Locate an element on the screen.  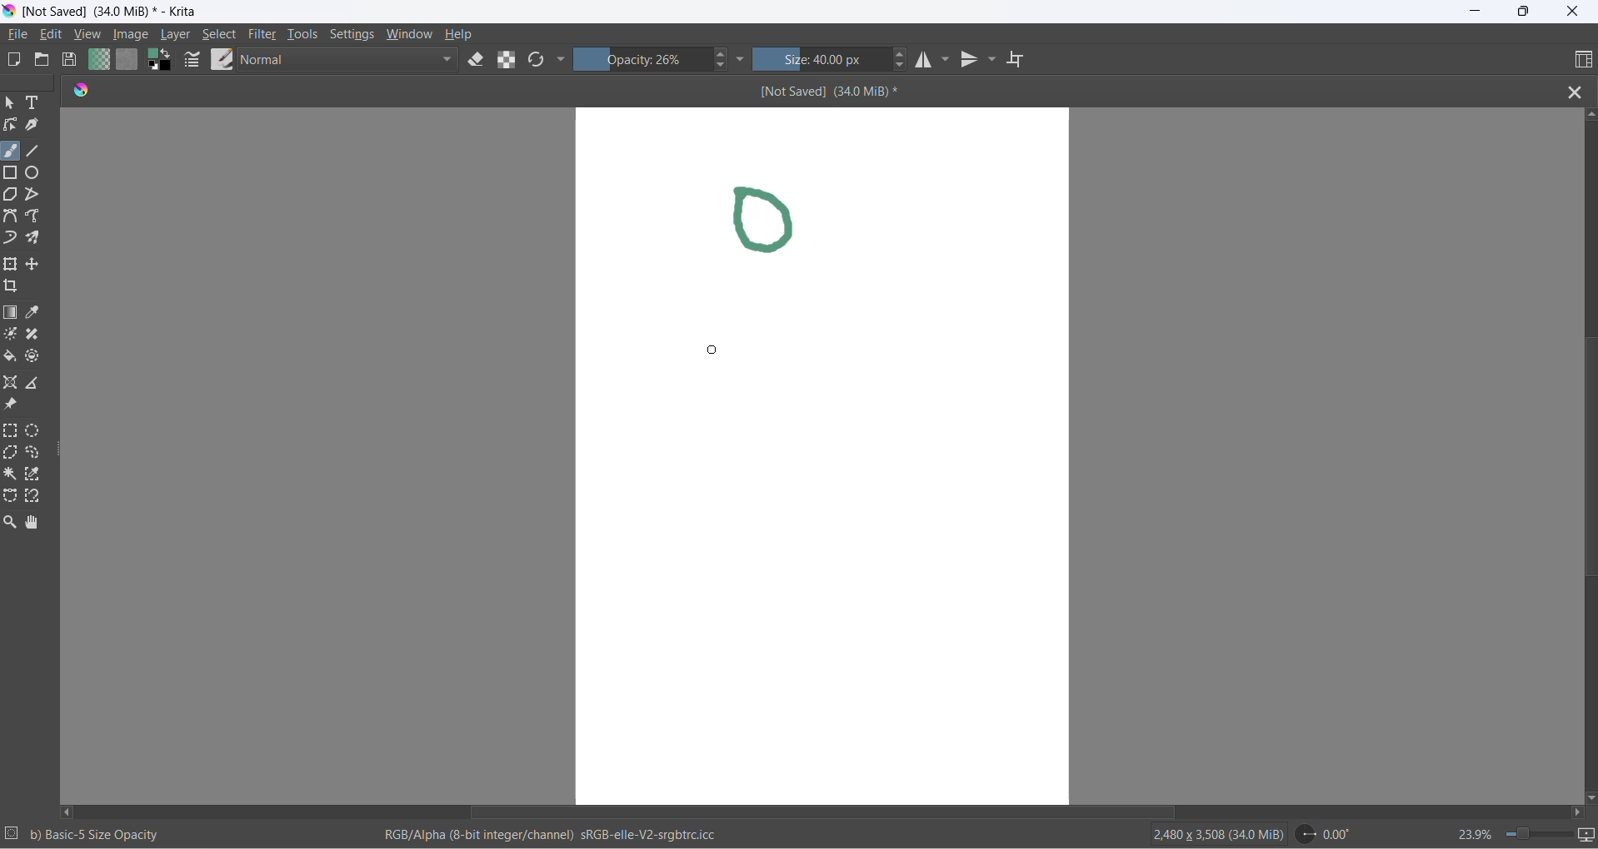
vertical scroll bar is located at coordinates (1588, 471).